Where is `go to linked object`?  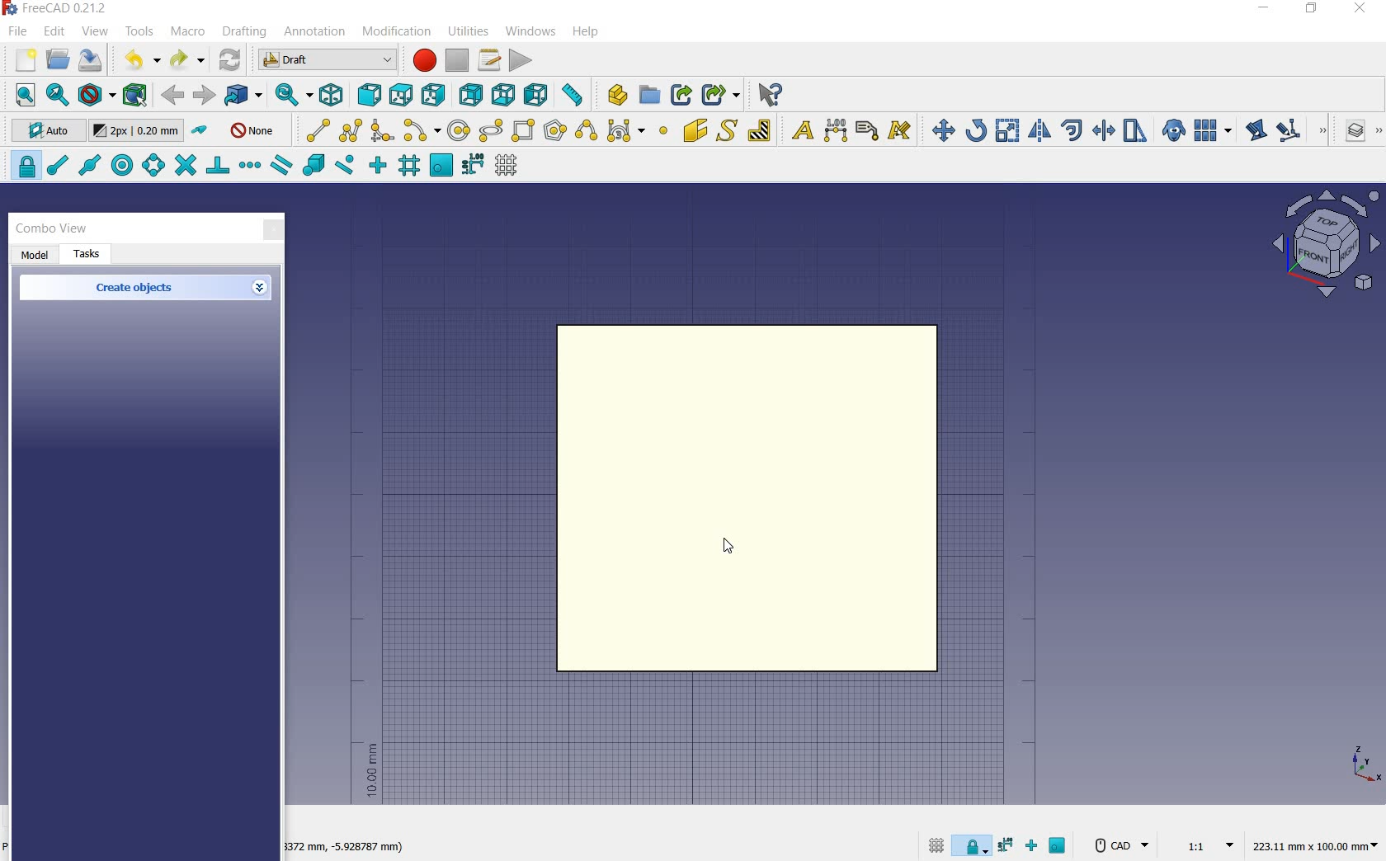 go to linked object is located at coordinates (244, 96).